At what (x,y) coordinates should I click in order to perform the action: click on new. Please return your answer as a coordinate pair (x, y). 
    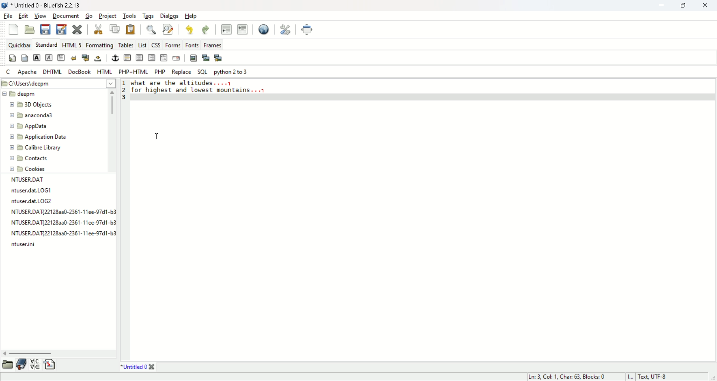
    Looking at the image, I should click on (14, 29).